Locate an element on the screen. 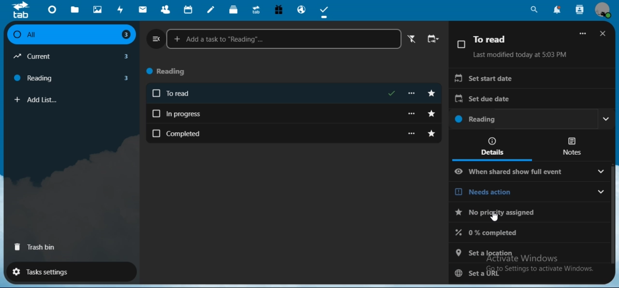 The width and height of the screenshot is (619, 288). contacts is located at coordinates (164, 10).